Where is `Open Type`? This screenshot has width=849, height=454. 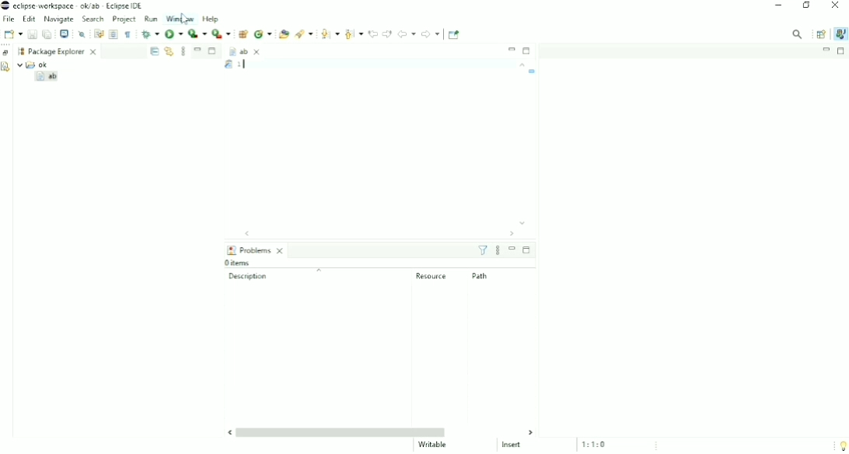 Open Type is located at coordinates (283, 33).